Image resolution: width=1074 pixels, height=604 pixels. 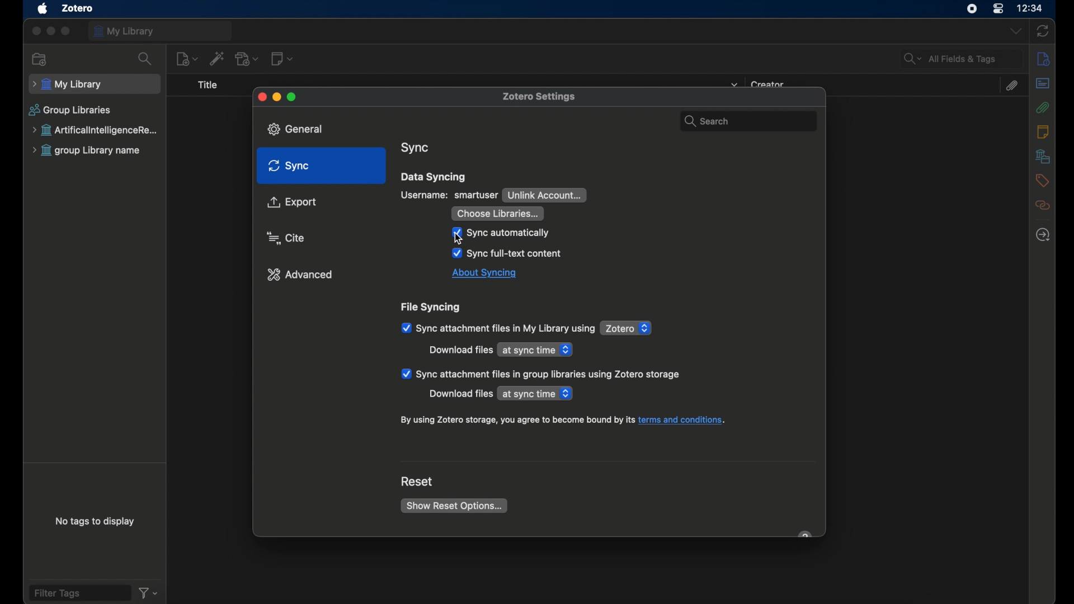 I want to click on dropdown, so click(x=1014, y=32).